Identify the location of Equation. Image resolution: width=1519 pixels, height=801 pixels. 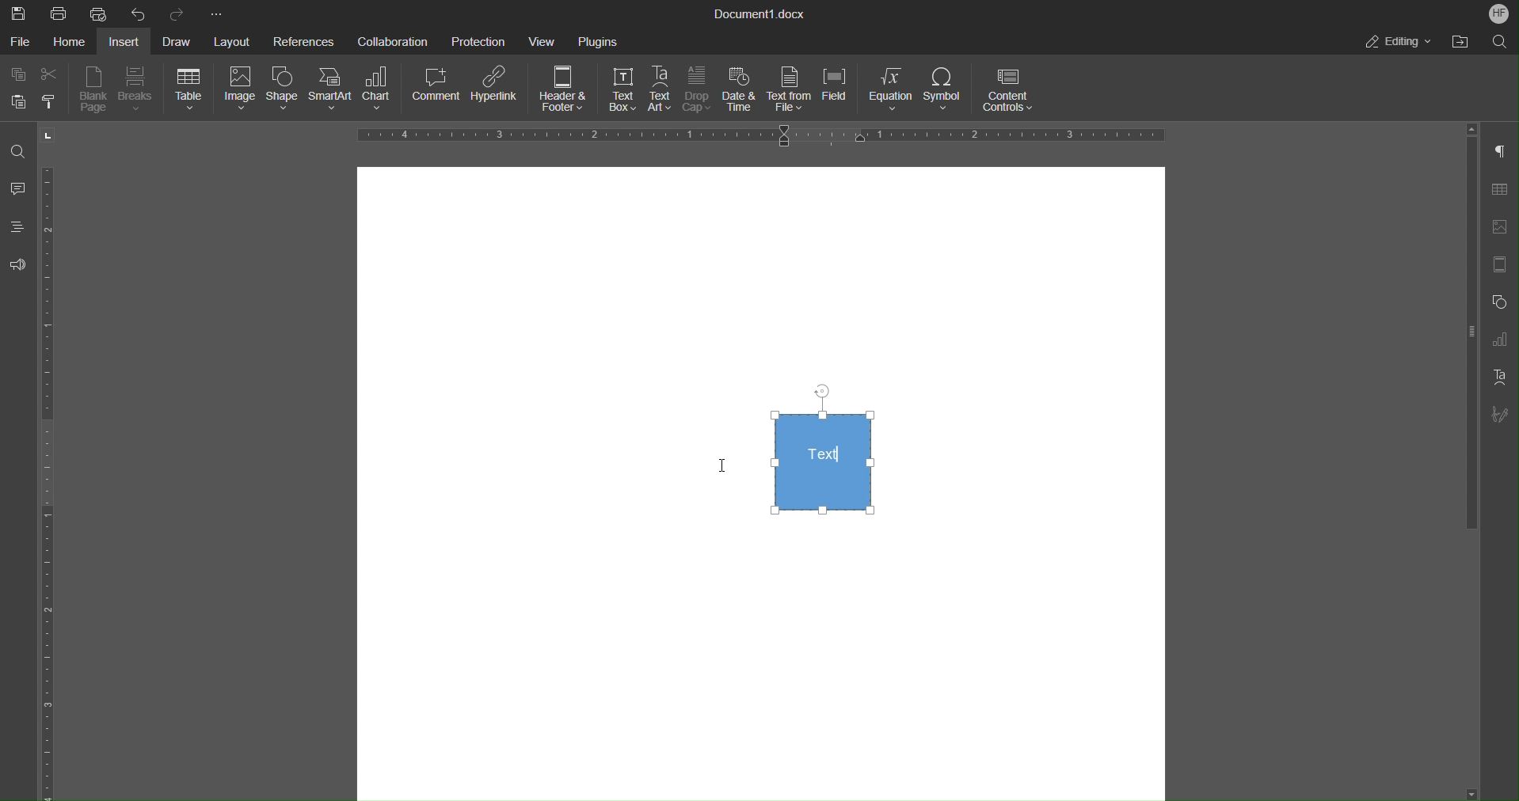
(893, 92).